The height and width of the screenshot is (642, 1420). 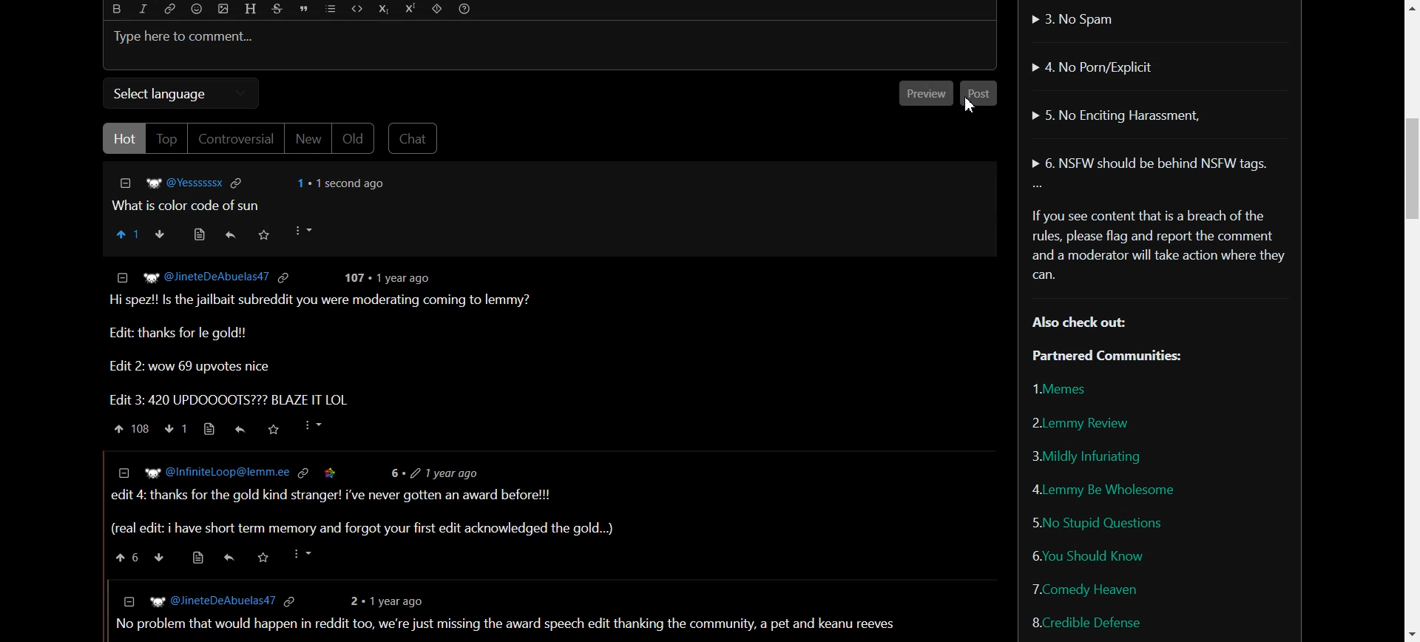 I want to click on Text, so click(x=185, y=206).